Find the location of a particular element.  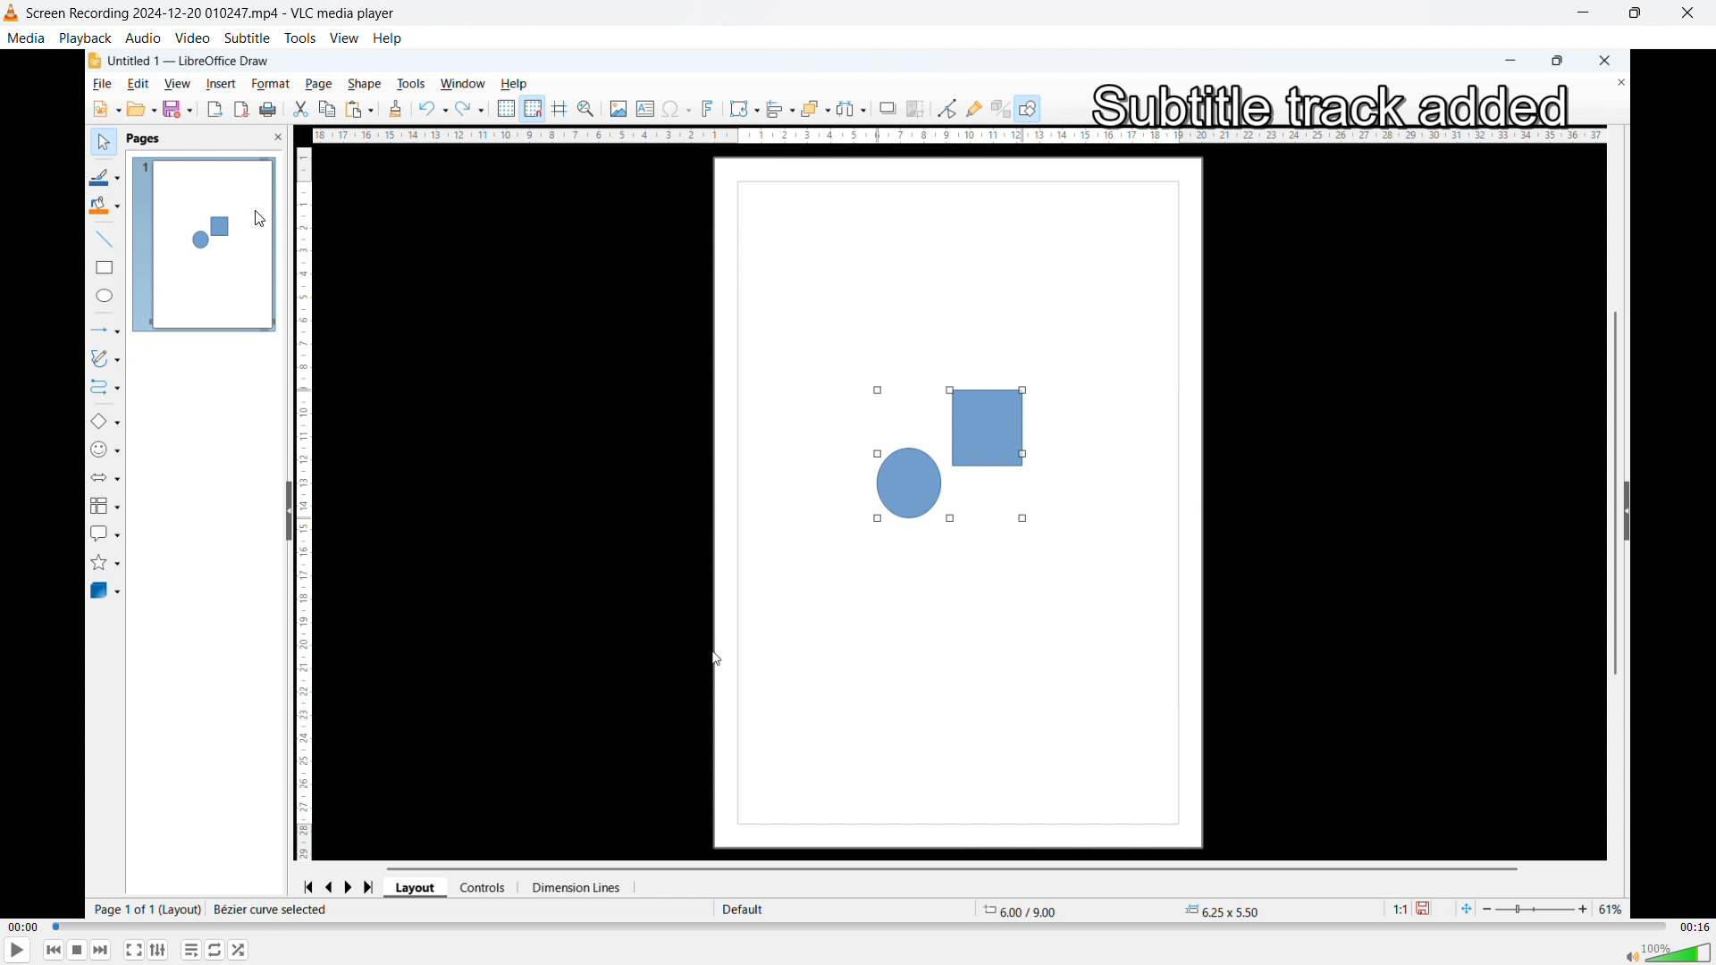

 Page 1 of 1 (Layout) is located at coordinates (146, 910).